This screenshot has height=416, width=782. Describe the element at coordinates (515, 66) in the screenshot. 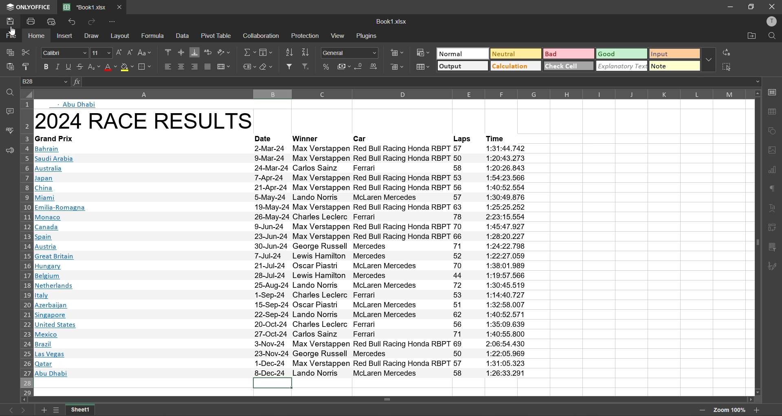

I see `calculation` at that location.